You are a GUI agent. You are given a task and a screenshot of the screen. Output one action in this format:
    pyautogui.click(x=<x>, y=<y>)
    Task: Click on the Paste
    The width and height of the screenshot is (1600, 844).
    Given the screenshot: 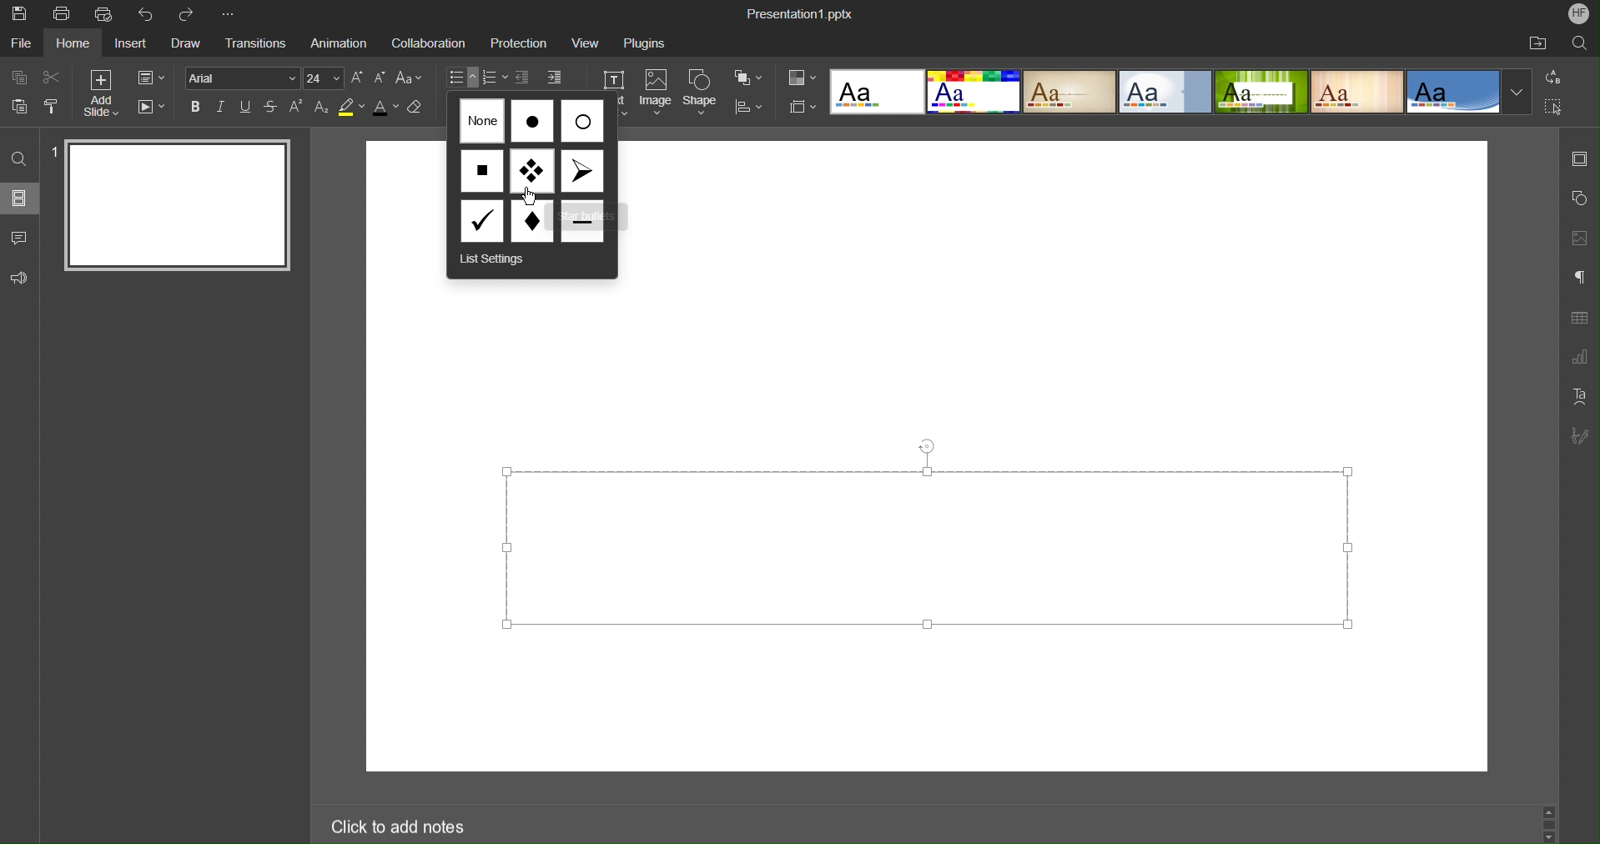 What is the action you would take?
    pyautogui.click(x=17, y=107)
    